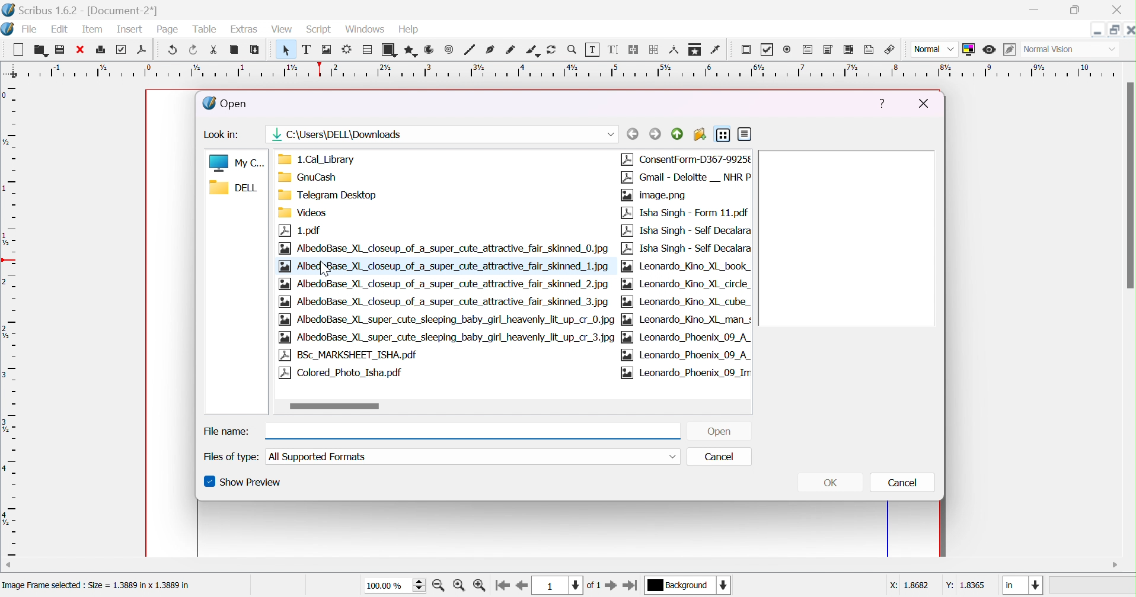 The width and height of the screenshot is (1136, 597). What do you see at coordinates (1037, 11) in the screenshot?
I see `minimize` at bounding box center [1037, 11].